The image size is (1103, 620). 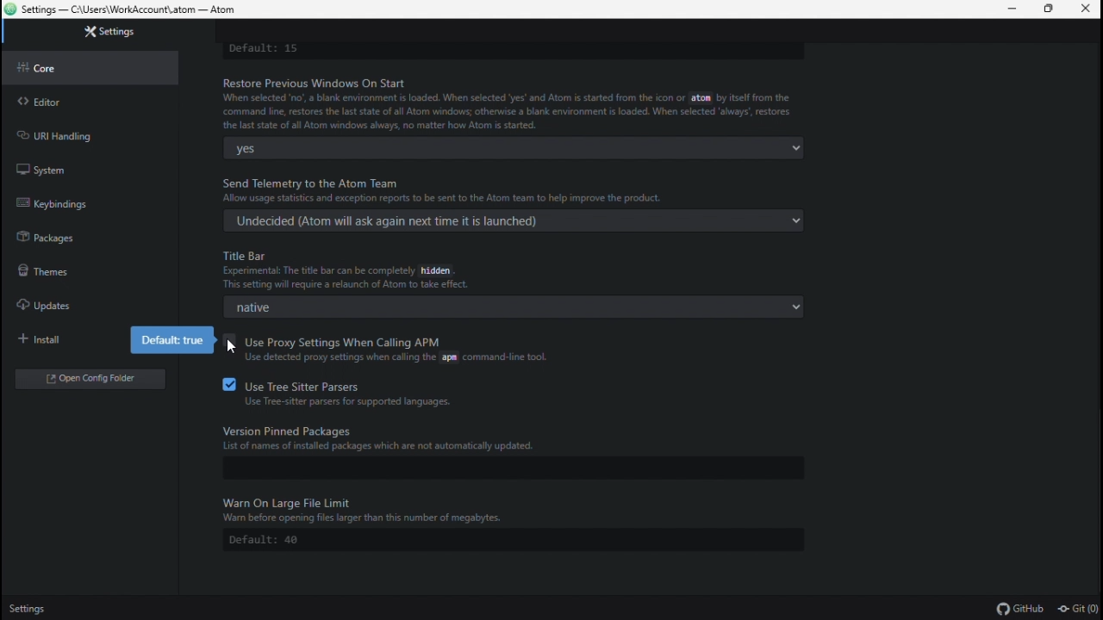 What do you see at coordinates (509, 220) in the screenshot?
I see `undecided` at bounding box center [509, 220].